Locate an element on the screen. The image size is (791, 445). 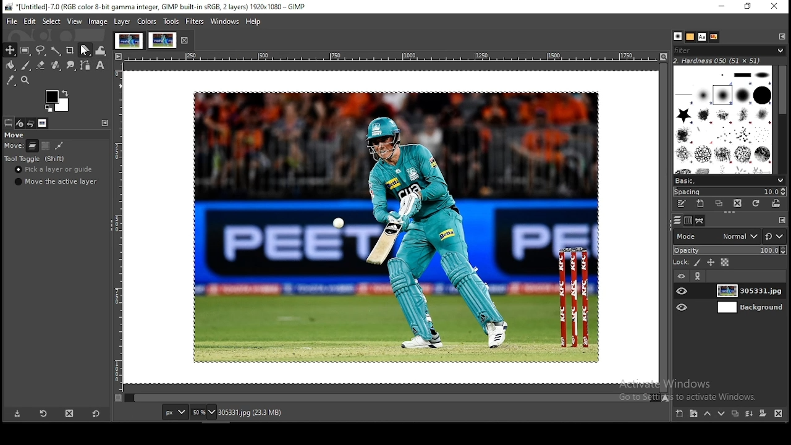
move is located at coordinates (16, 135).